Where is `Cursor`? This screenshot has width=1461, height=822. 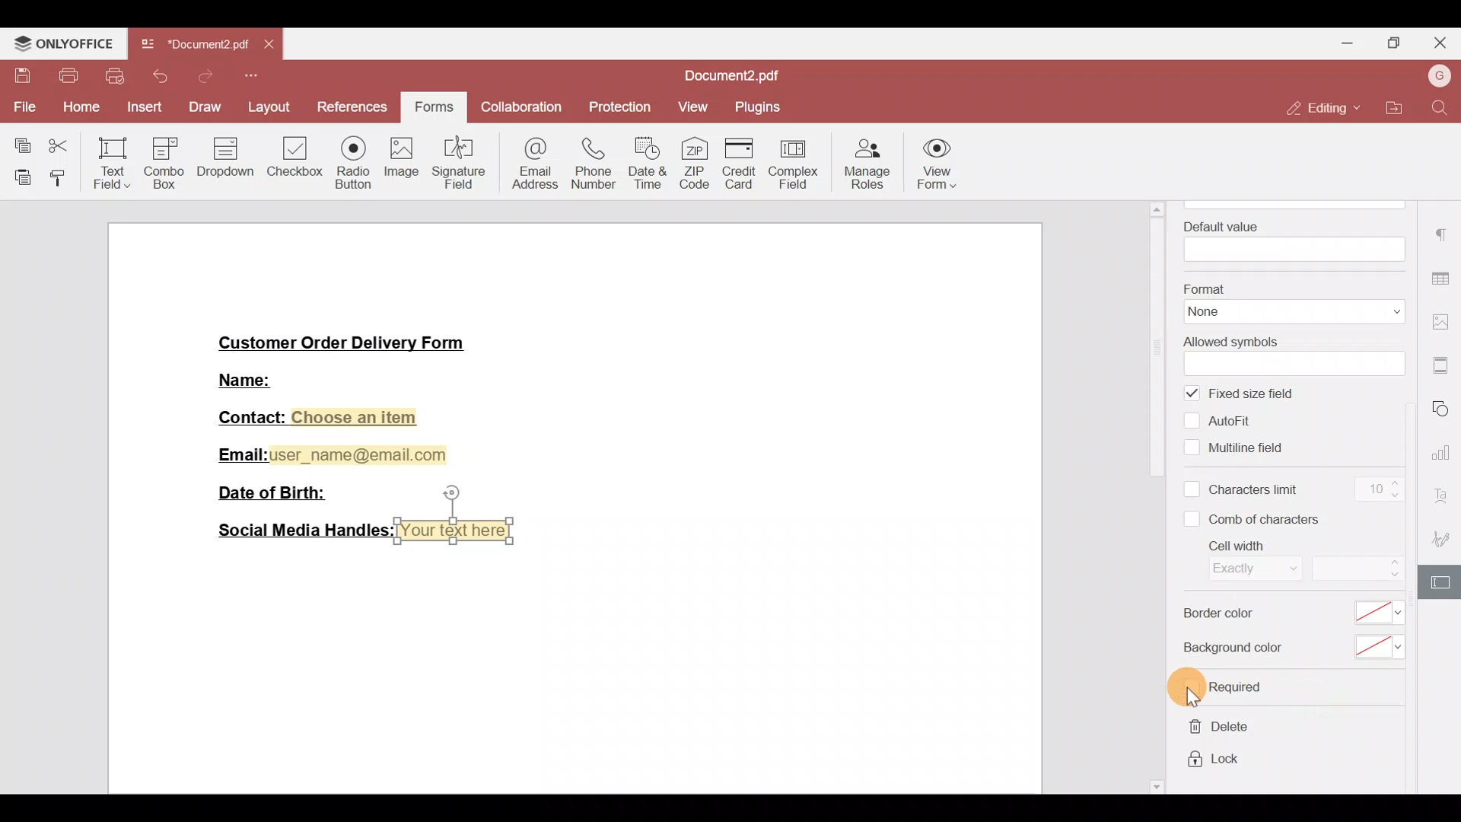 Cursor is located at coordinates (1199, 688).